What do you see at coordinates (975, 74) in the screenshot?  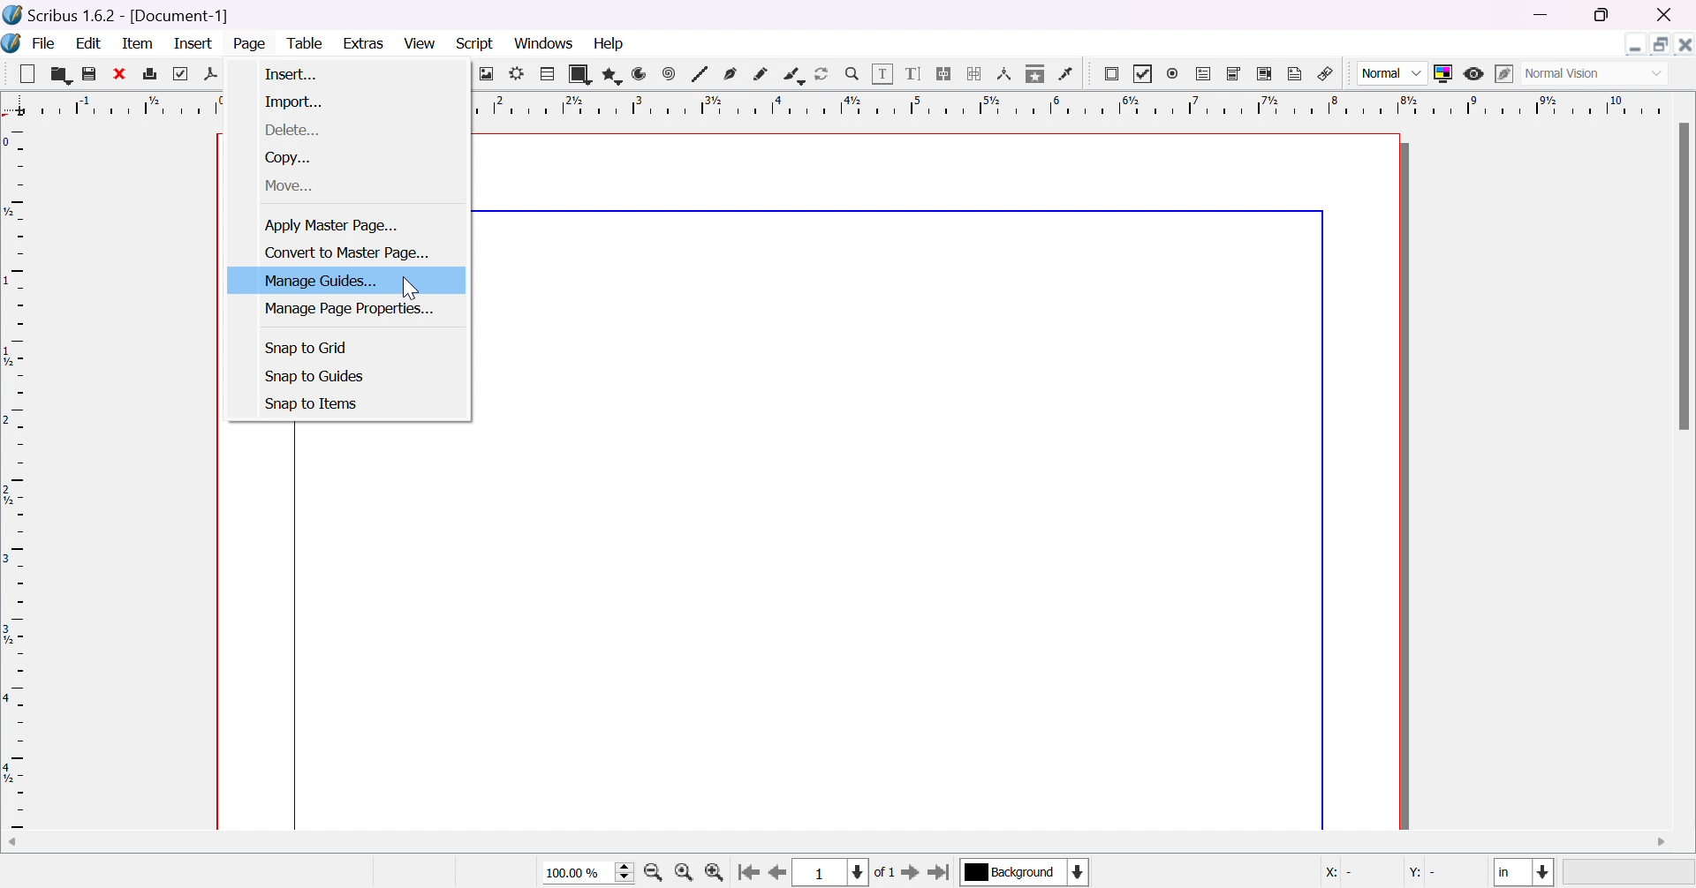 I see `unlink text frames` at bounding box center [975, 74].